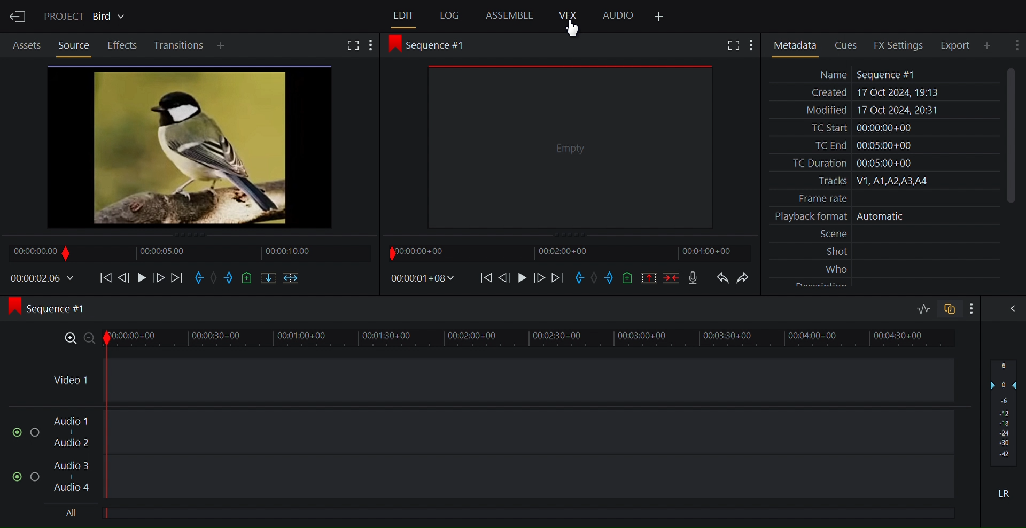 Image resolution: width=1026 pixels, height=528 pixels. I want to click on Mark out, so click(229, 279).